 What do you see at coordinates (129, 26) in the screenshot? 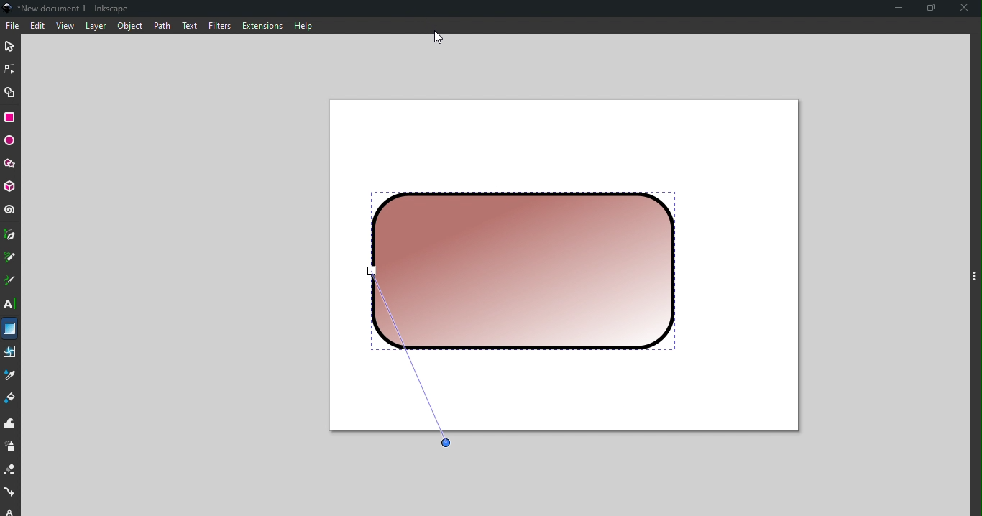
I see `Object` at bounding box center [129, 26].